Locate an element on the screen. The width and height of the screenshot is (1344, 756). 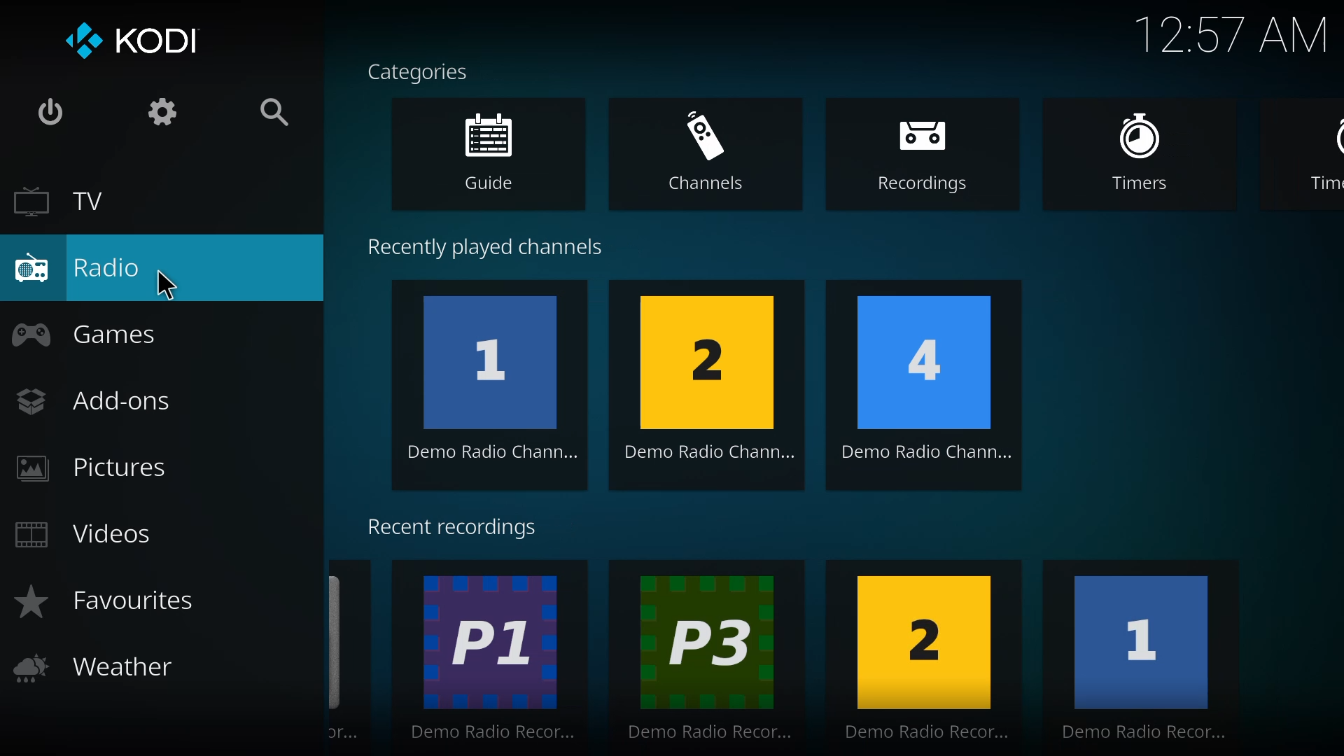
channels is located at coordinates (706, 153).